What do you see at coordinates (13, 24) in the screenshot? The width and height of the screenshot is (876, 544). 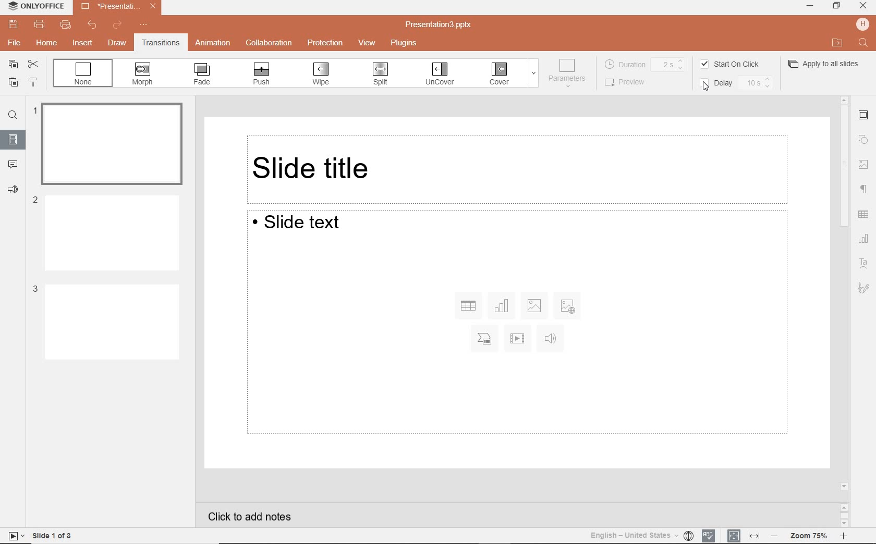 I see `save` at bounding box center [13, 24].